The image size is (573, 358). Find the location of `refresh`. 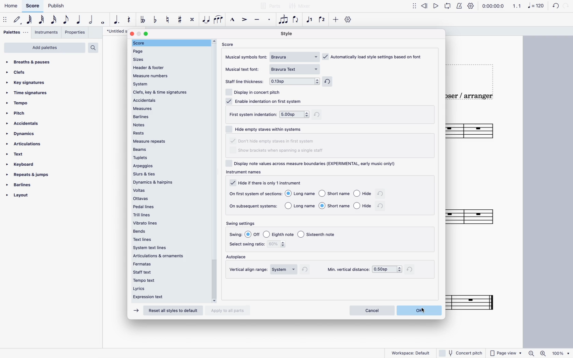

refresh is located at coordinates (411, 269).